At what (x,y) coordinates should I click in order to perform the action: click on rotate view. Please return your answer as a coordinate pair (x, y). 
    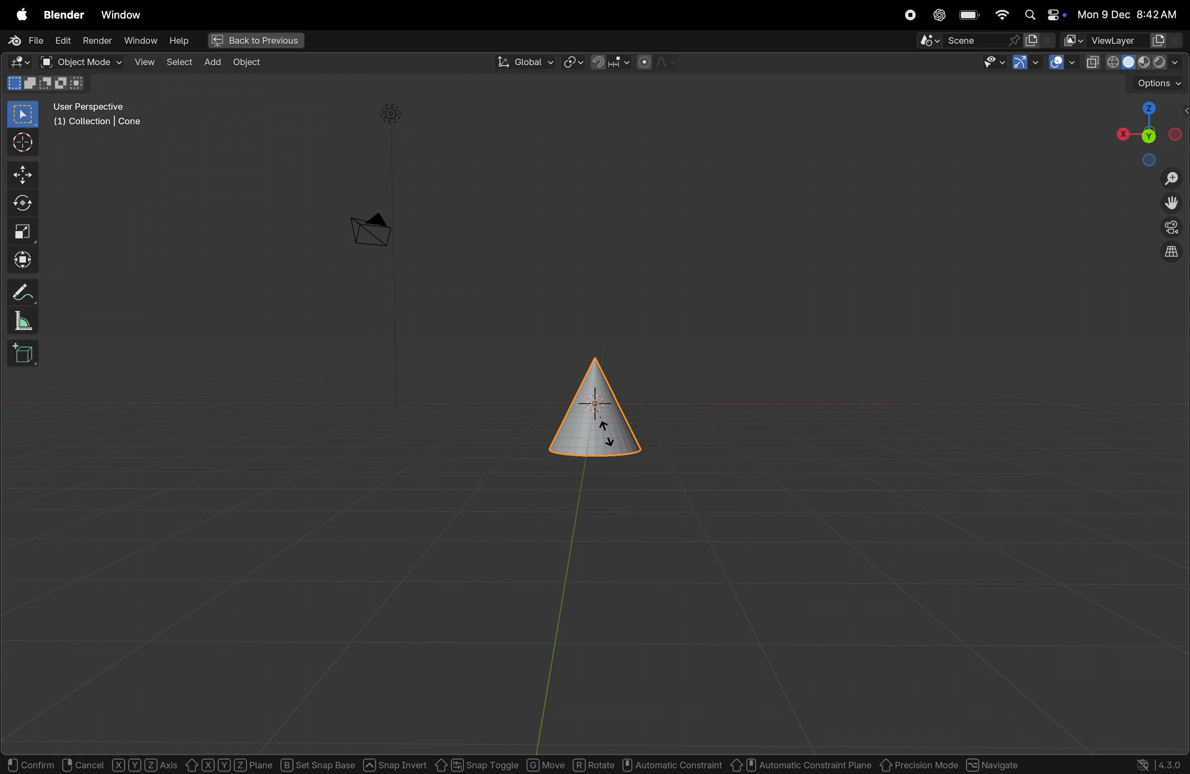
    Looking at the image, I should click on (79, 765).